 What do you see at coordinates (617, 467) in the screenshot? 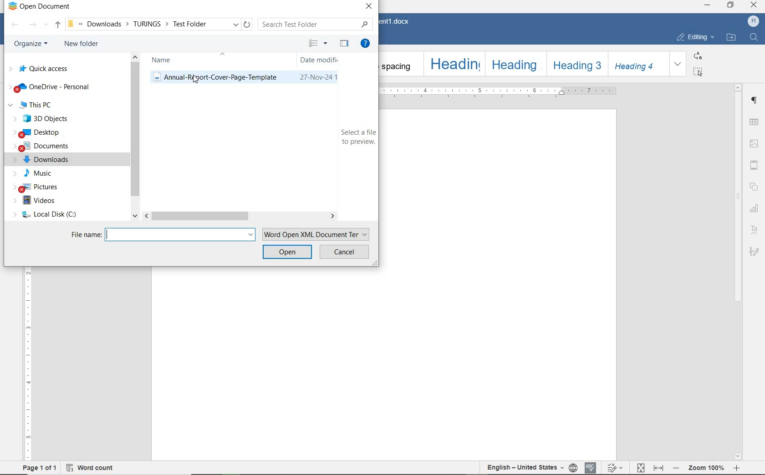
I see `track changes` at bounding box center [617, 467].